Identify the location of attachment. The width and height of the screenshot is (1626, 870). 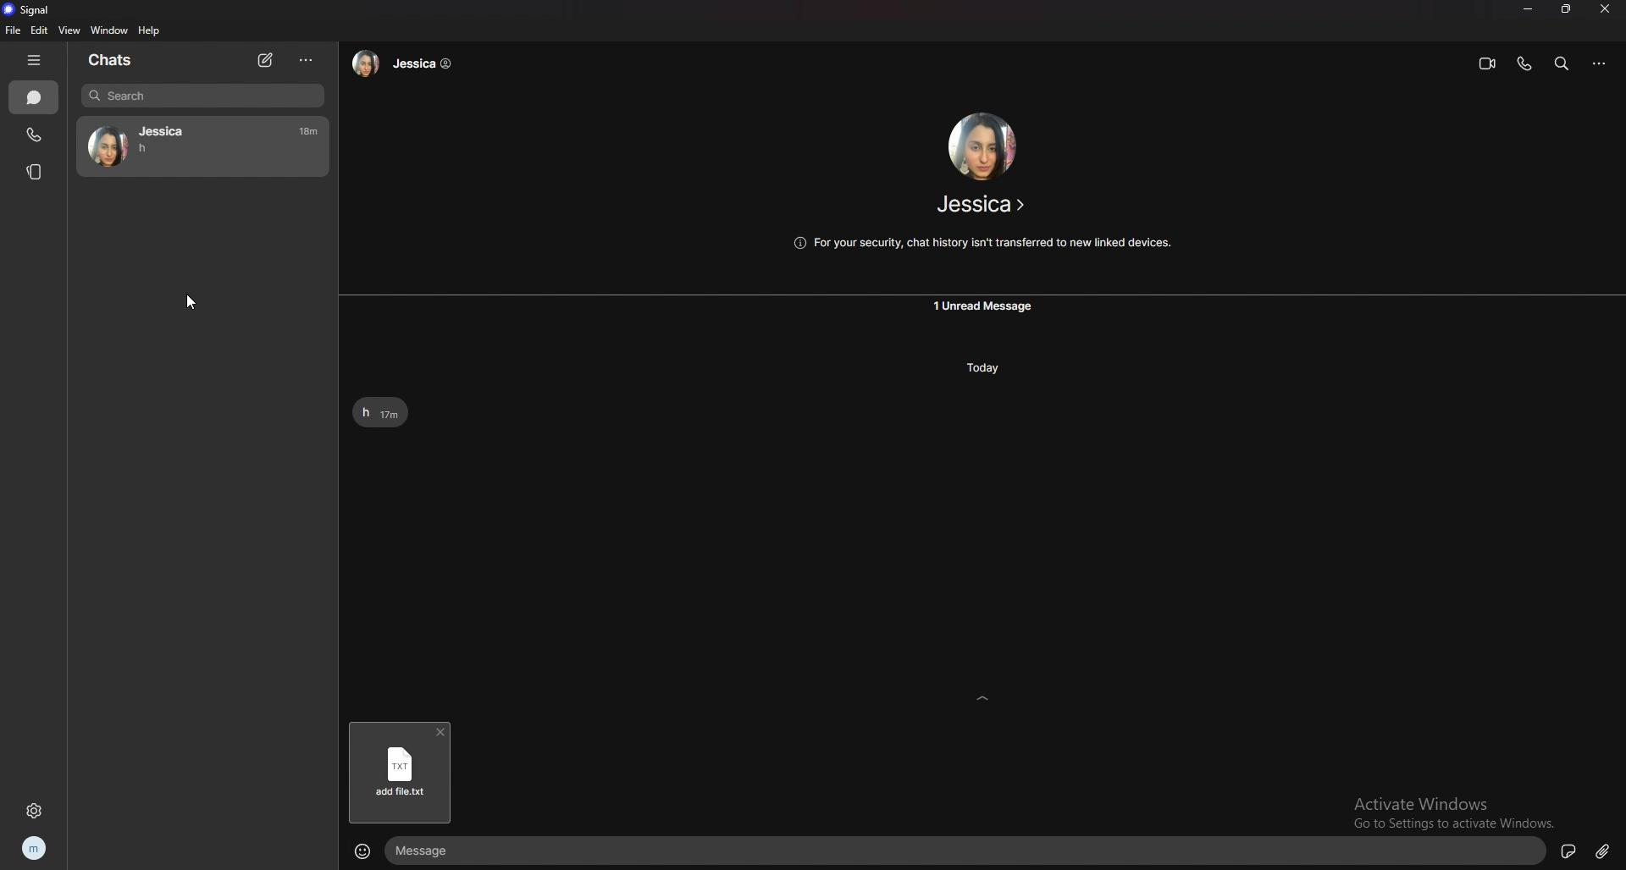
(1602, 851).